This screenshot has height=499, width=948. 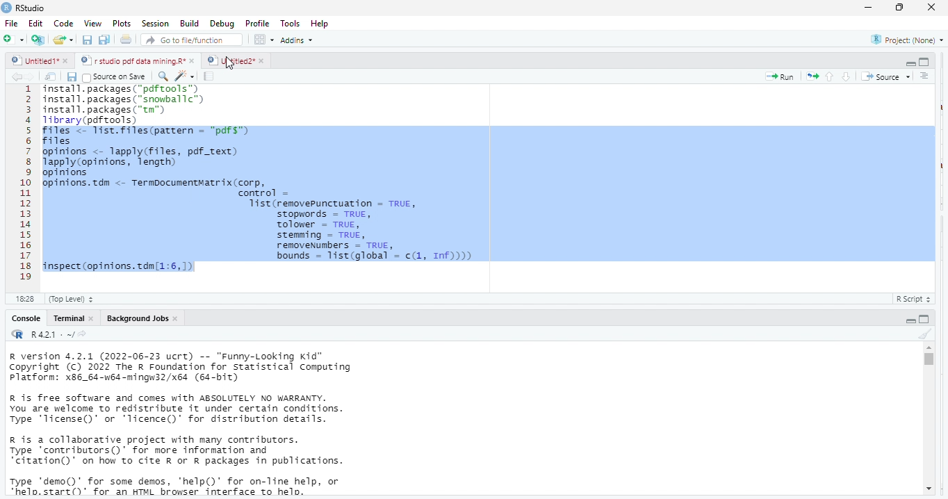 What do you see at coordinates (928, 418) in the screenshot?
I see `vertical scroll bar` at bounding box center [928, 418].